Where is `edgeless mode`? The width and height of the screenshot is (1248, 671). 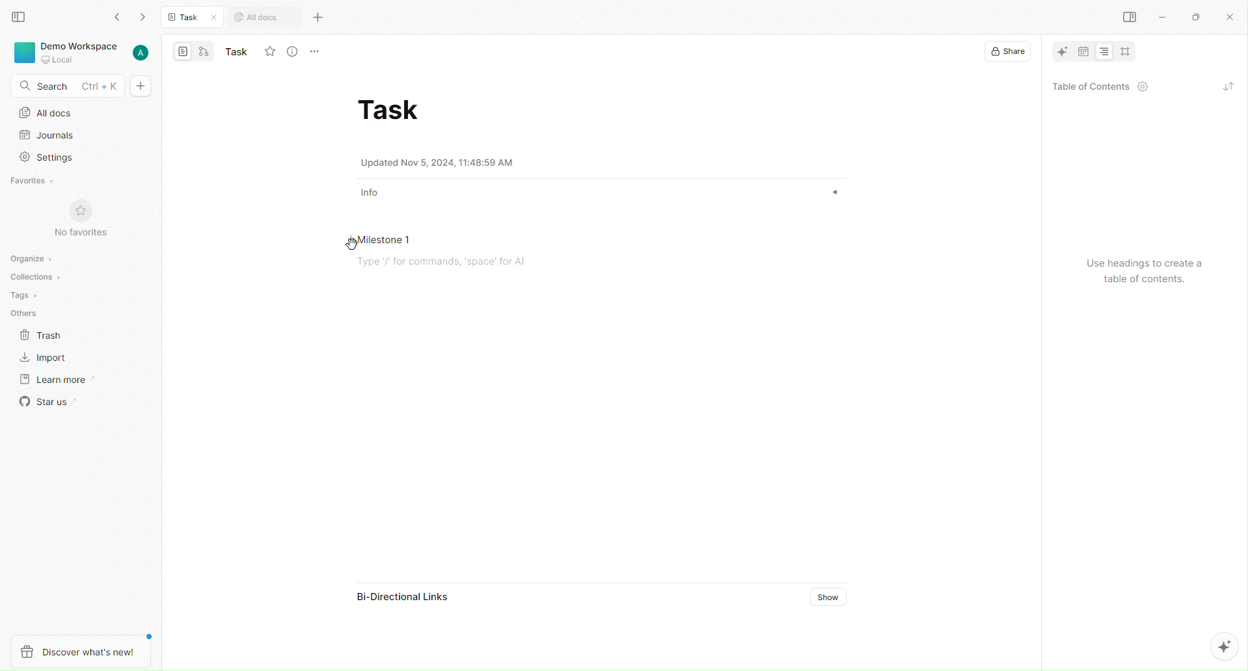 edgeless mode is located at coordinates (204, 53).